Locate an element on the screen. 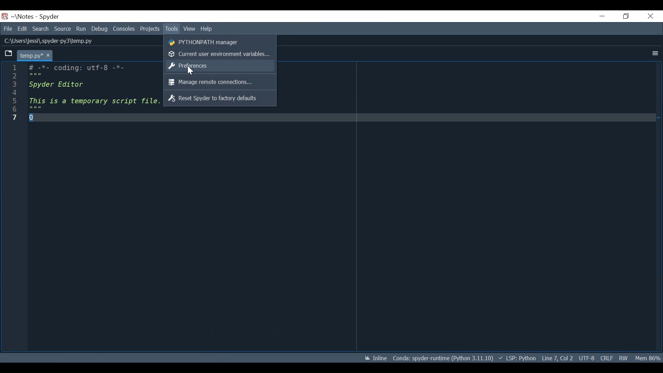 The width and height of the screenshot is (663, 373). Memory Usage is located at coordinates (649, 357).